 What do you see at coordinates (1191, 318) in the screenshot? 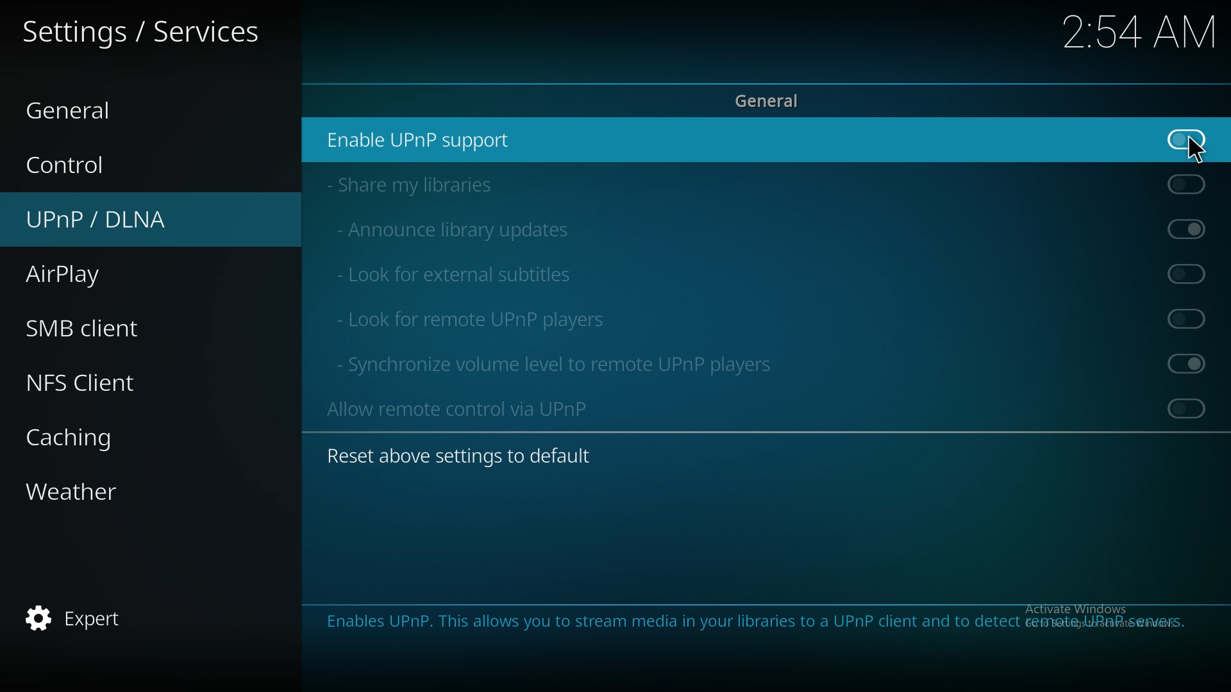
I see `off (Greyed out)` at bounding box center [1191, 318].